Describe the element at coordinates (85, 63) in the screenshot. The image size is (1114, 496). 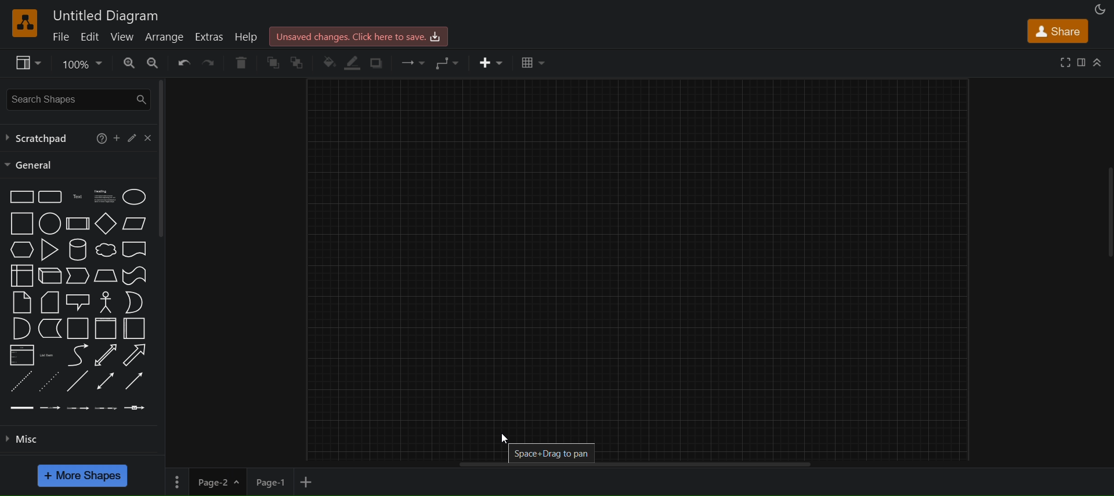
I see `zoom` at that location.